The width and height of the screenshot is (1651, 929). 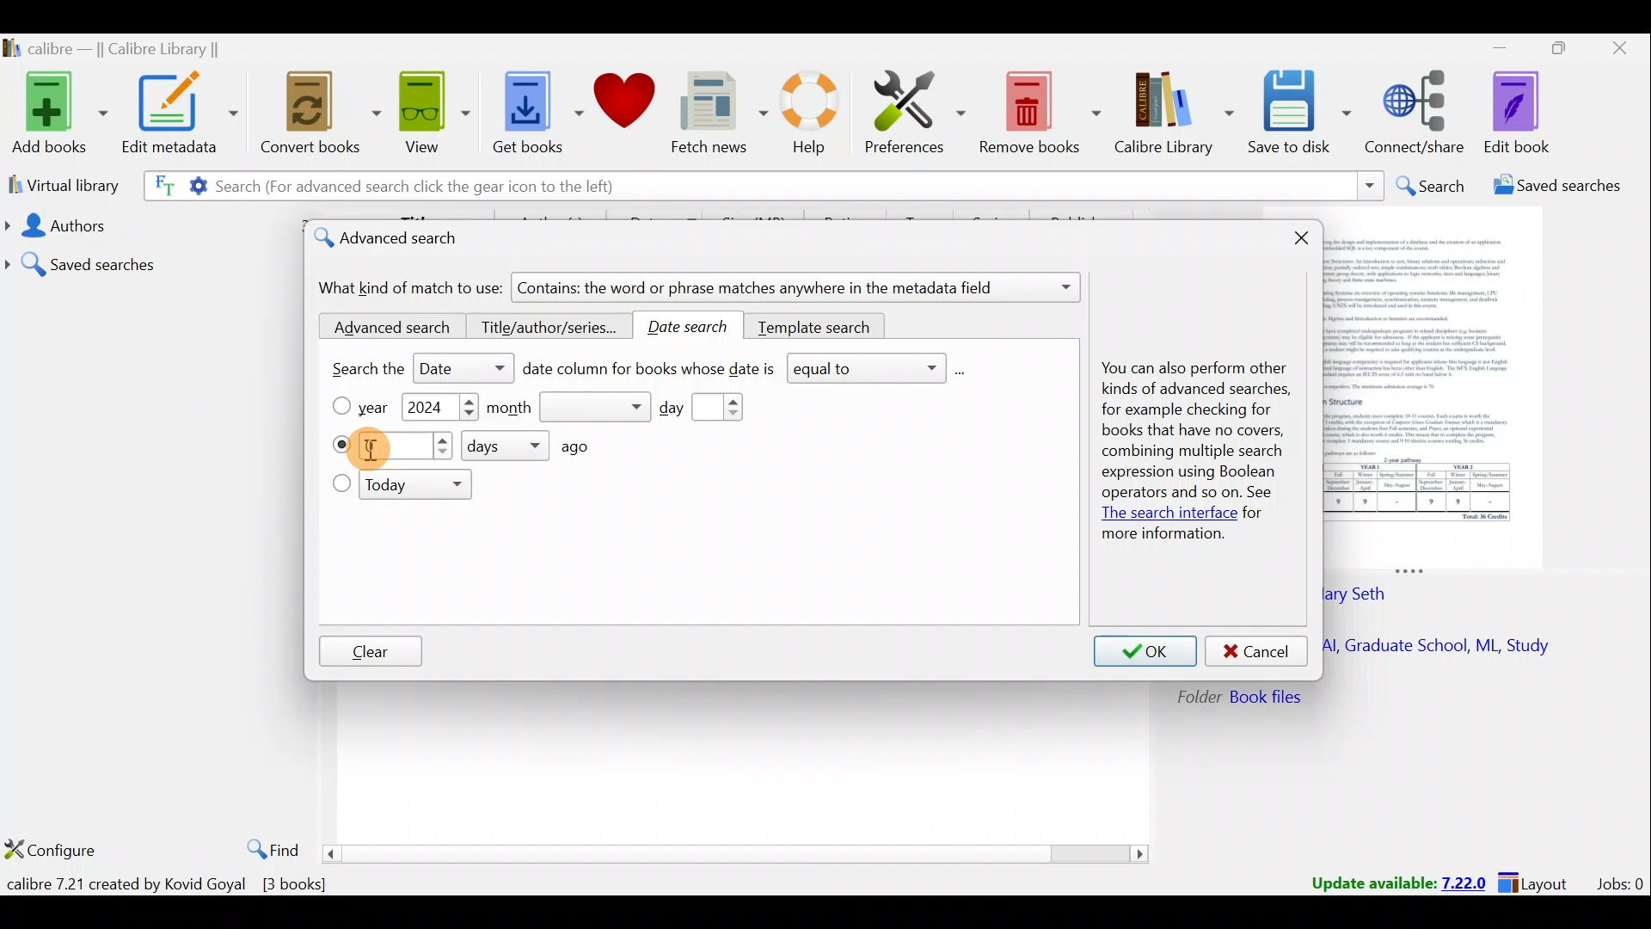 I want to click on Edit metadata, so click(x=184, y=116).